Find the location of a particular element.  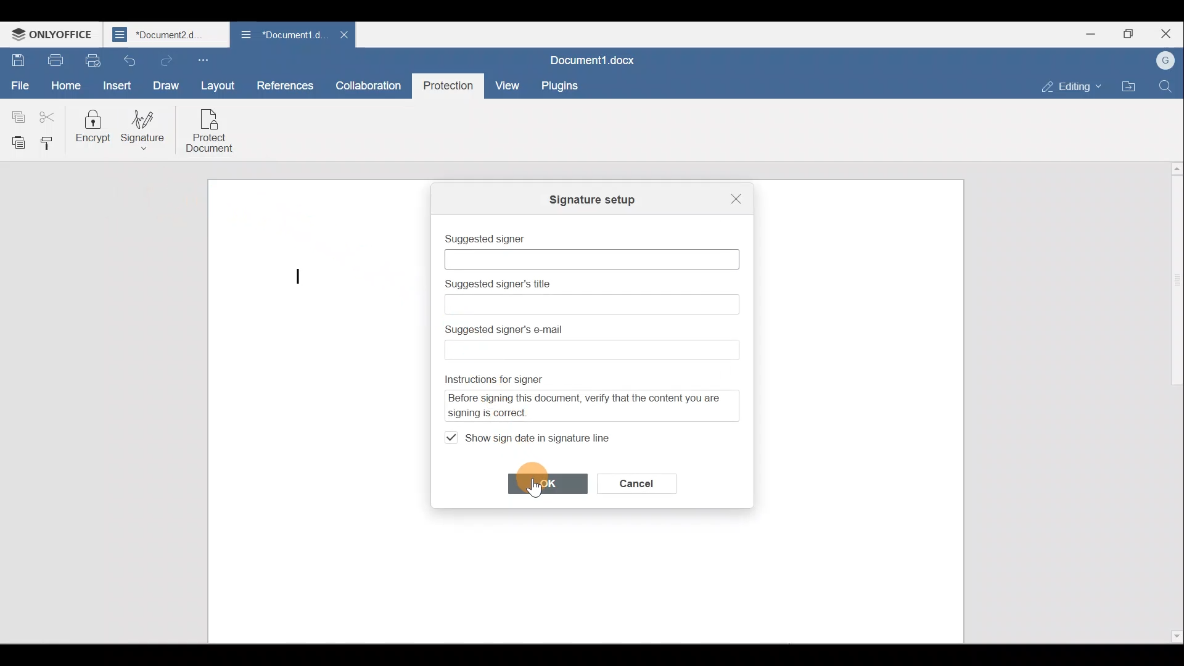

Collaboration is located at coordinates (369, 85).